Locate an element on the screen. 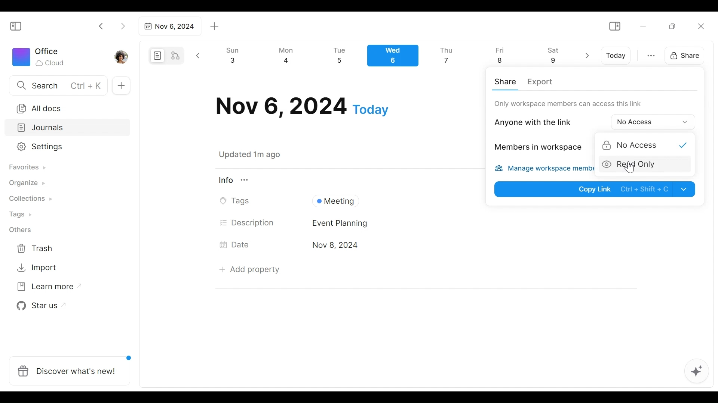 This screenshot has width=718, height=403. Manage workspace members is located at coordinates (544, 169).